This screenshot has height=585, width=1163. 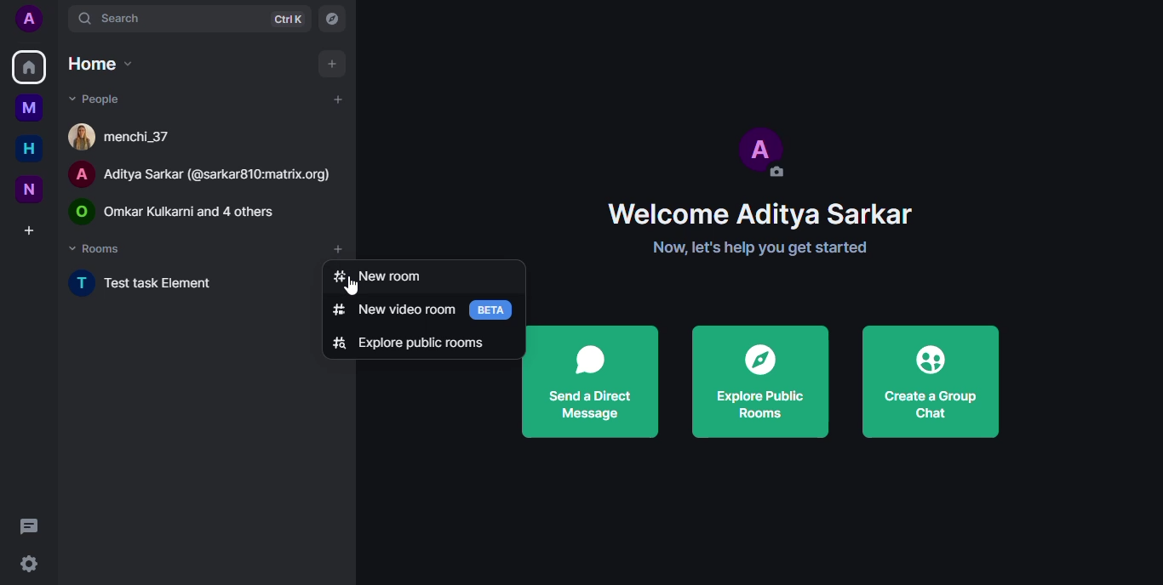 What do you see at coordinates (98, 247) in the screenshot?
I see `rooms` at bounding box center [98, 247].